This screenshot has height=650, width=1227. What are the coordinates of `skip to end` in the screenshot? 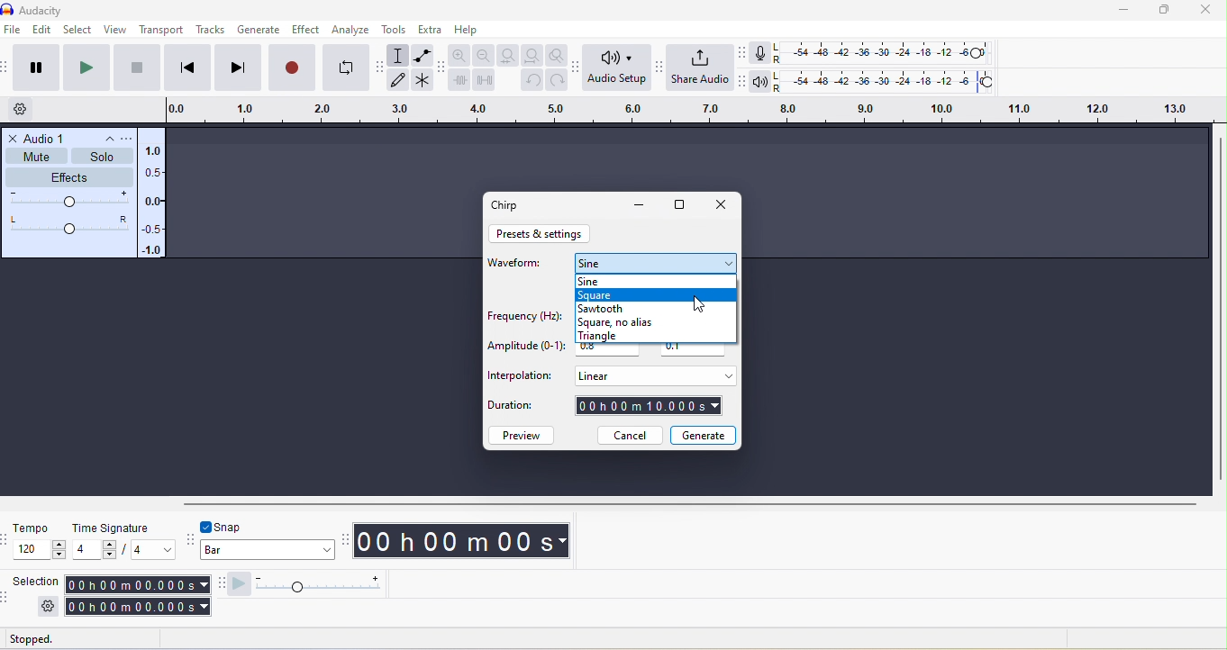 It's located at (237, 68).